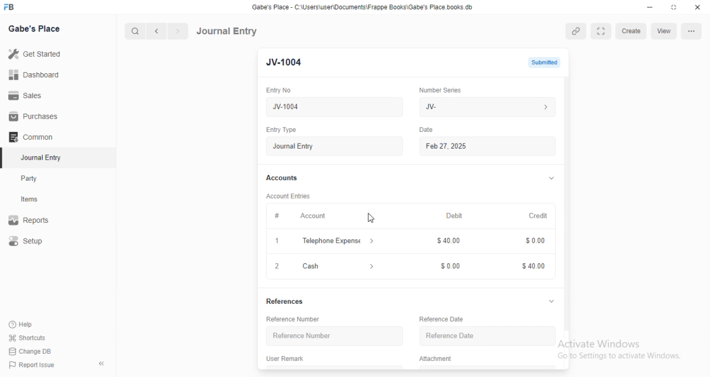 The image size is (710, 377). What do you see at coordinates (35, 28) in the screenshot?
I see `Gabe's Place` at bounding box center [35, 28].